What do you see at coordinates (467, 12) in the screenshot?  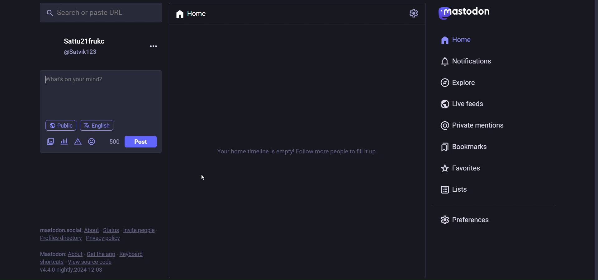 I see `mastodon` at bounding box center [467, 12].